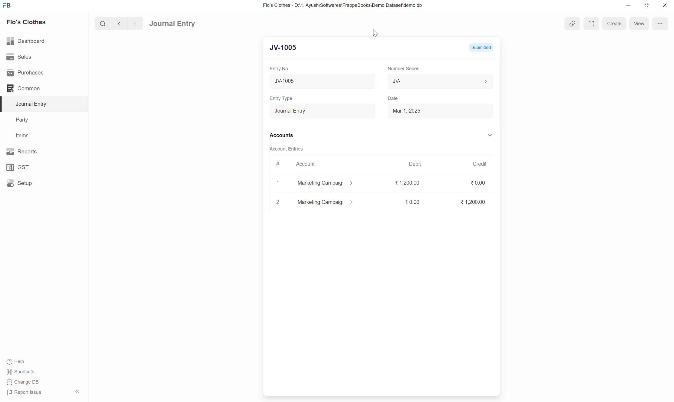 The height and width of the screenshot is (402, 674). What do you see at coordinates (326, 202) in the screenshot?
I see `marketing campaig` at bounding box center [326, 202].